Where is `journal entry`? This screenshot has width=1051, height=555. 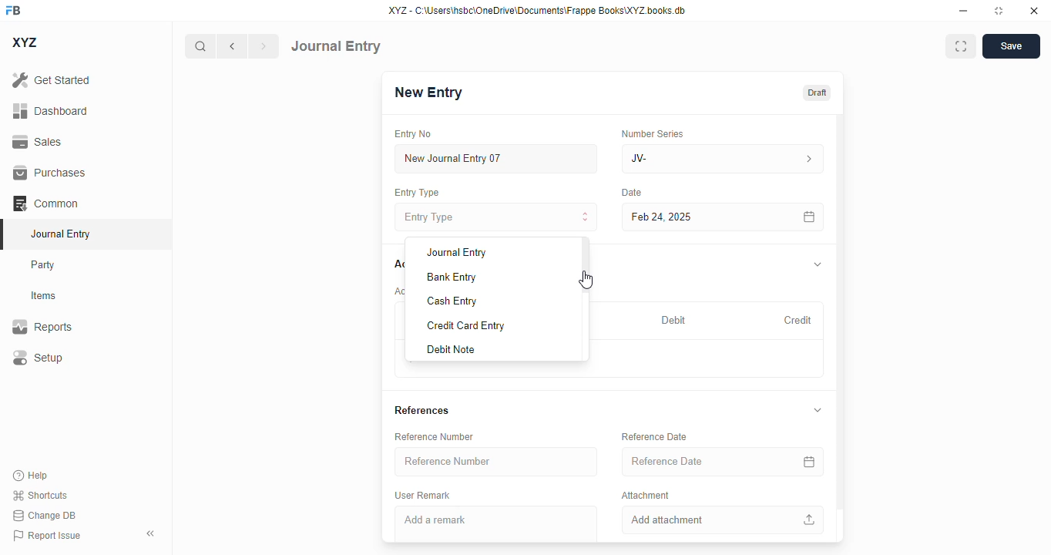 journal entry is located at coordinates (62, 234).